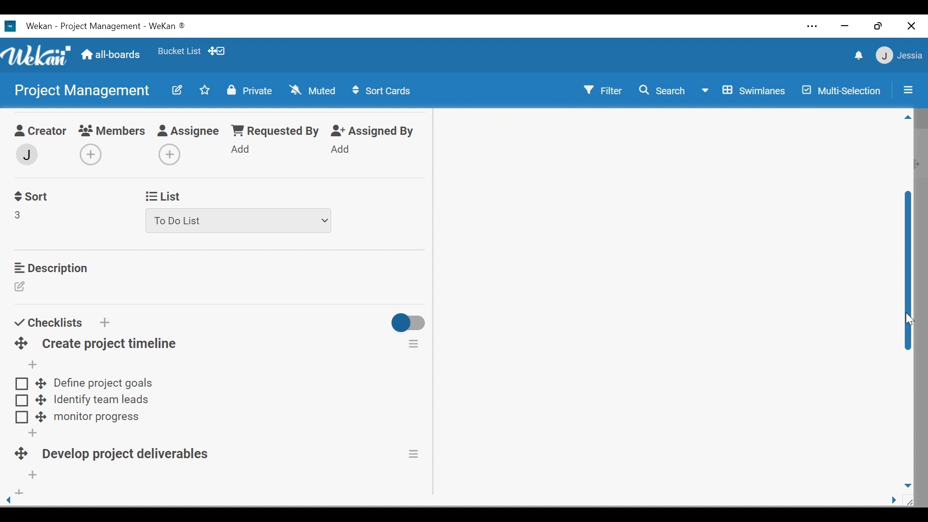  Describe the element at coordinates (101, 401) in the screenshot. I see `Checklist item` at that location.